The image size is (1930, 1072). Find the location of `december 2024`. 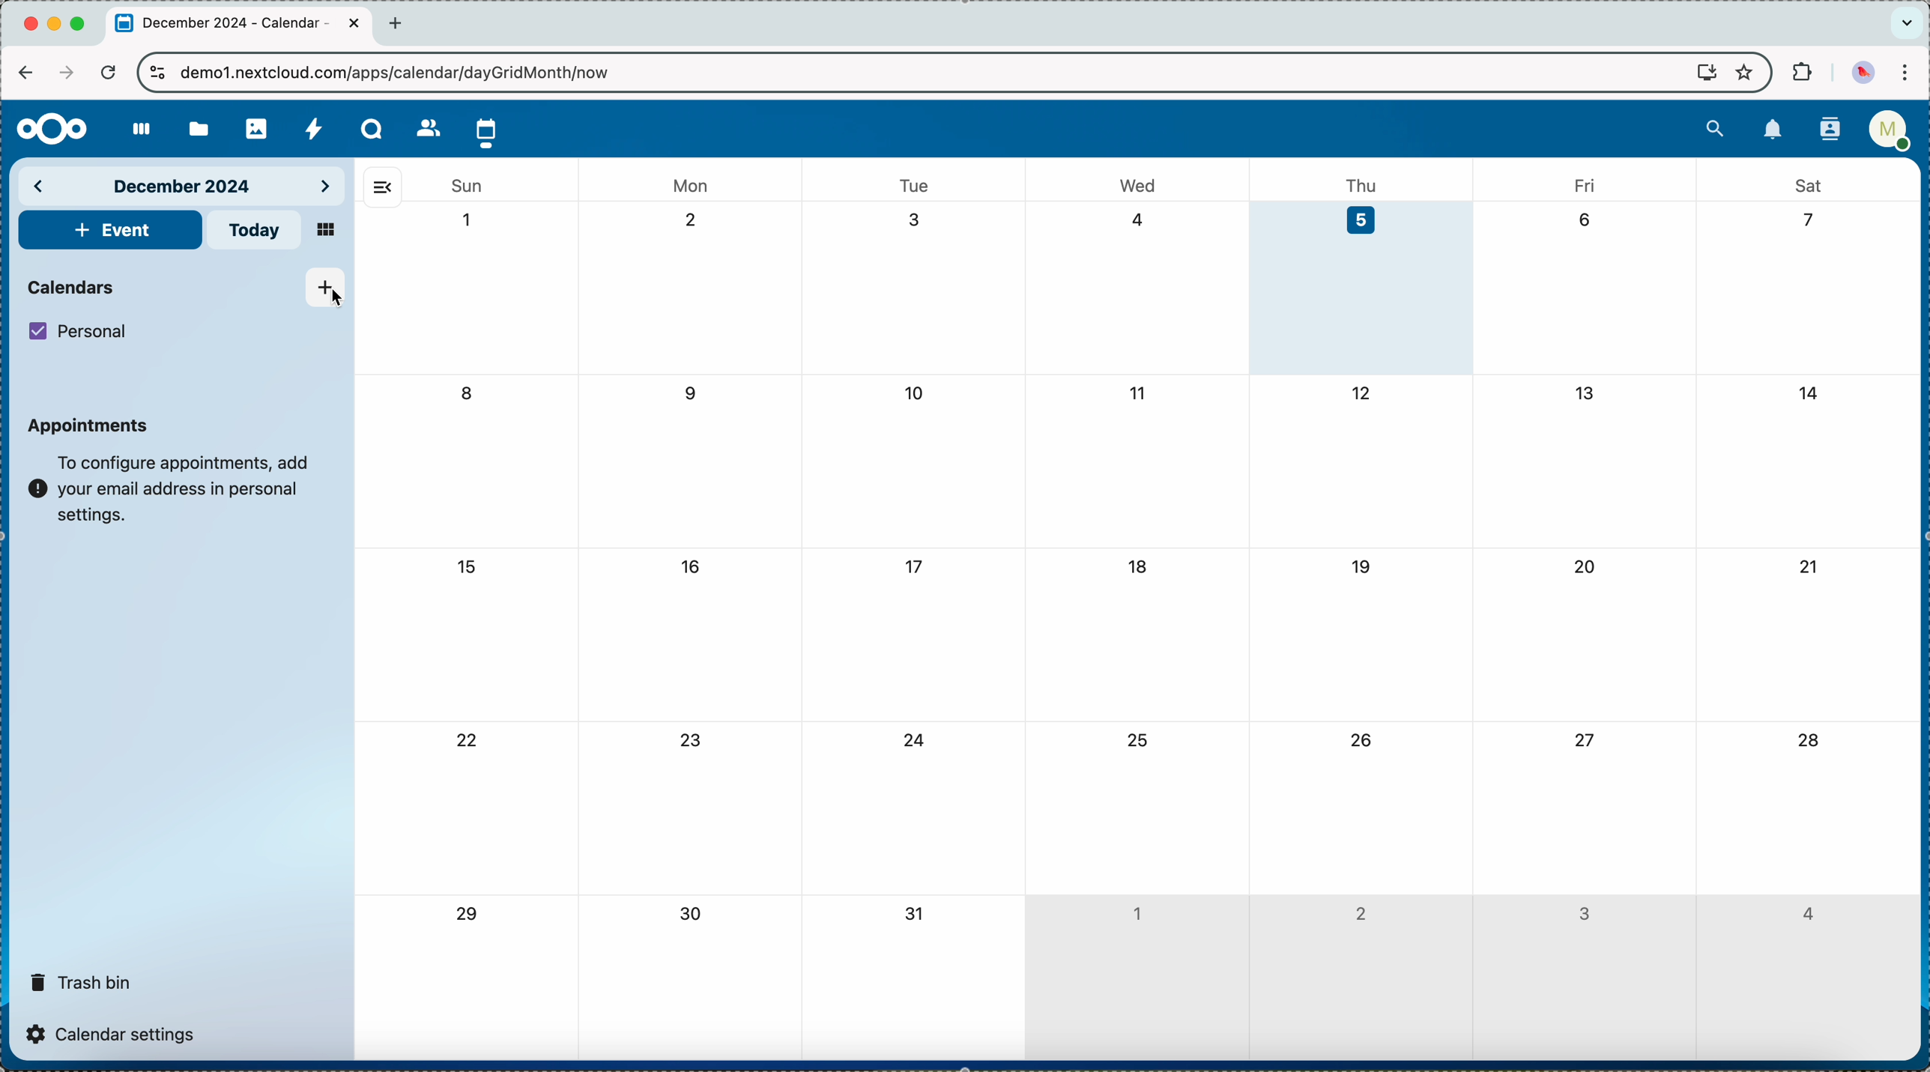

december 2024 is located at coordinates (184, 184).